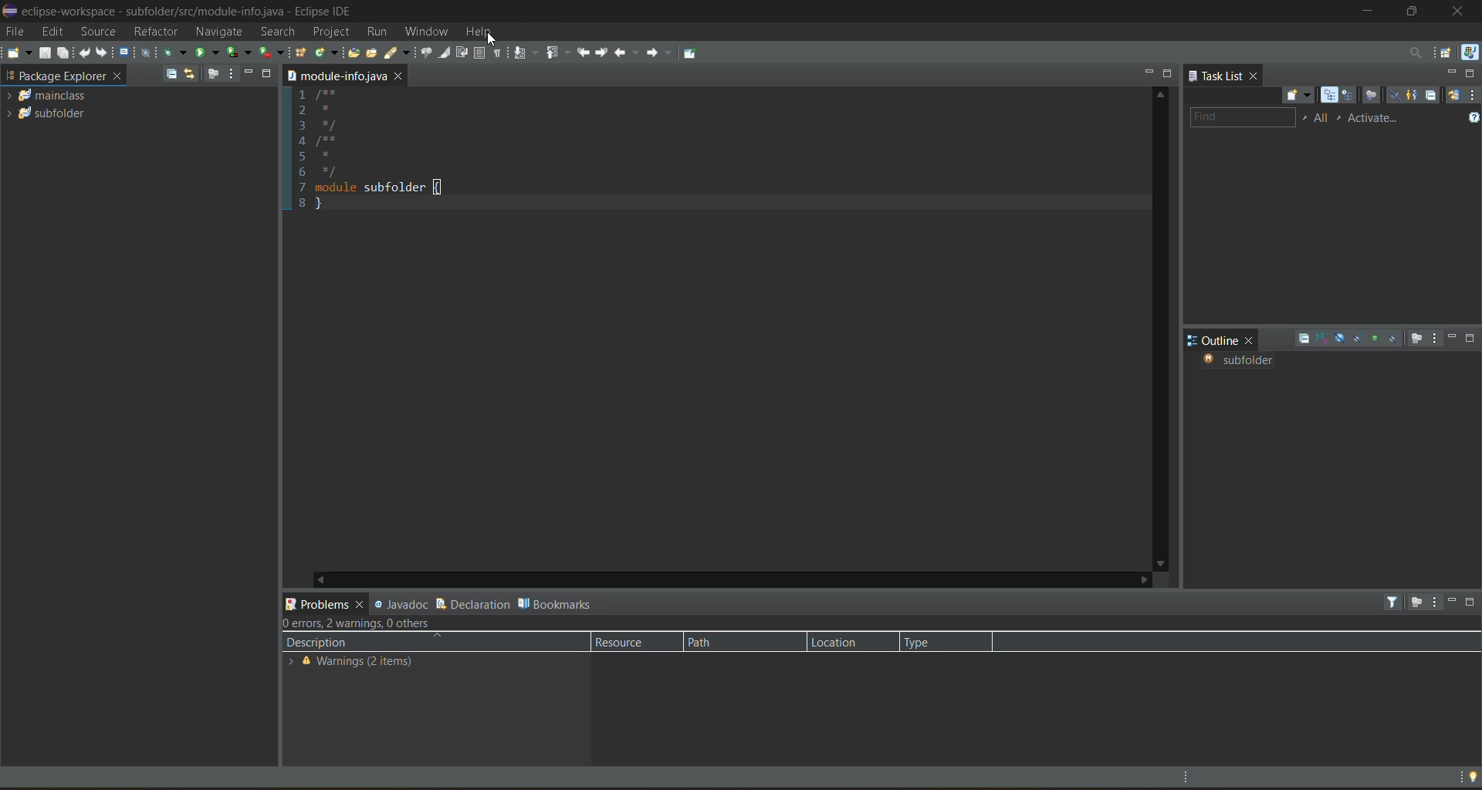  What do you see at coordinates (560, 53) in the screenshot?
I see `previous annotation` at bounding box center [560, 53].